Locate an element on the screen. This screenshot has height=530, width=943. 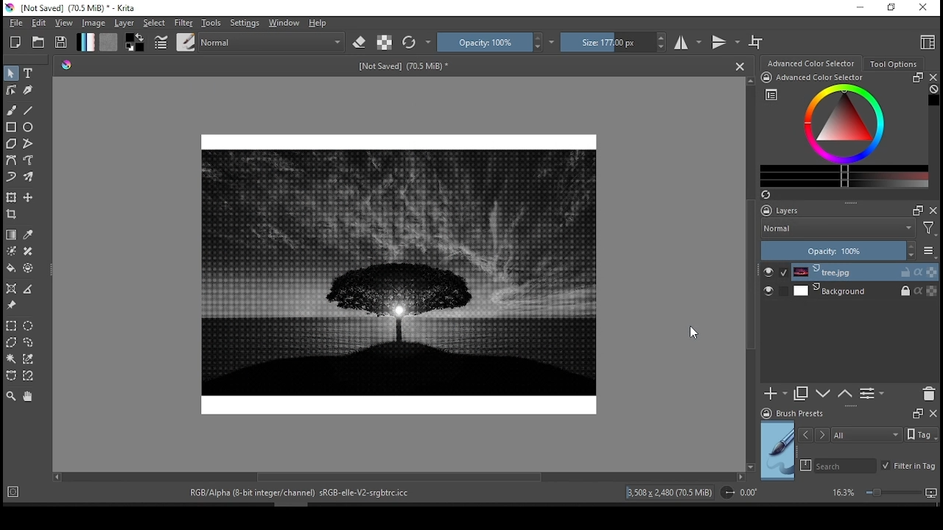
crop the image to an area is located at coordinates (11, 215).